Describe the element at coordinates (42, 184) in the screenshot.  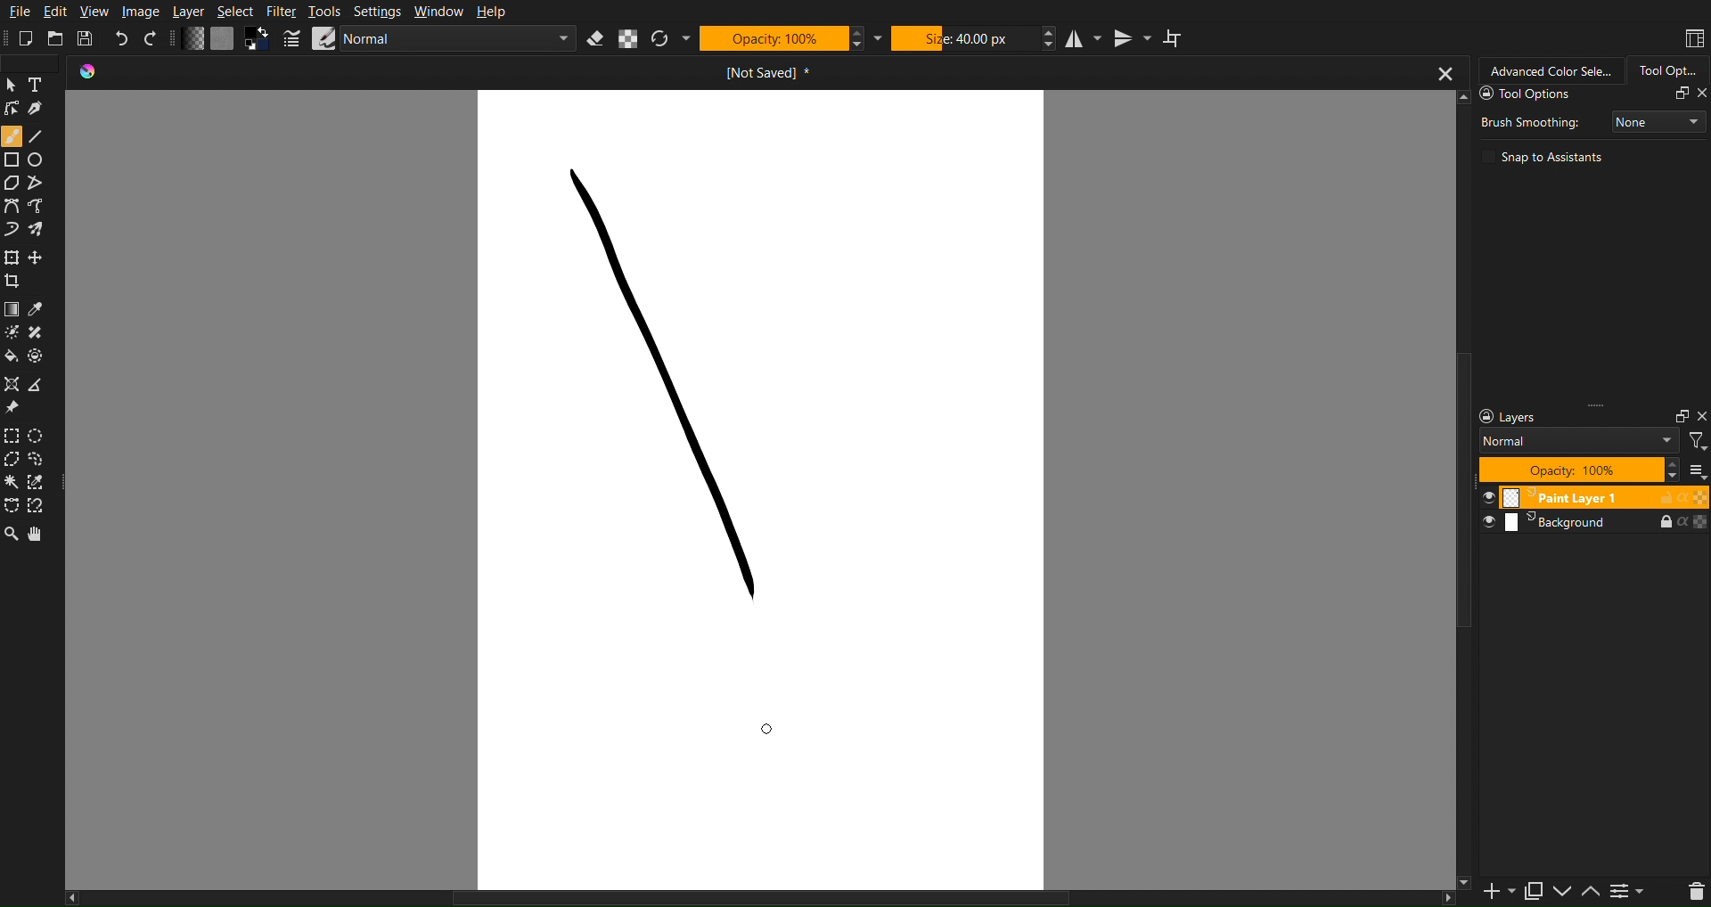
I see `Straight Line` at that location.